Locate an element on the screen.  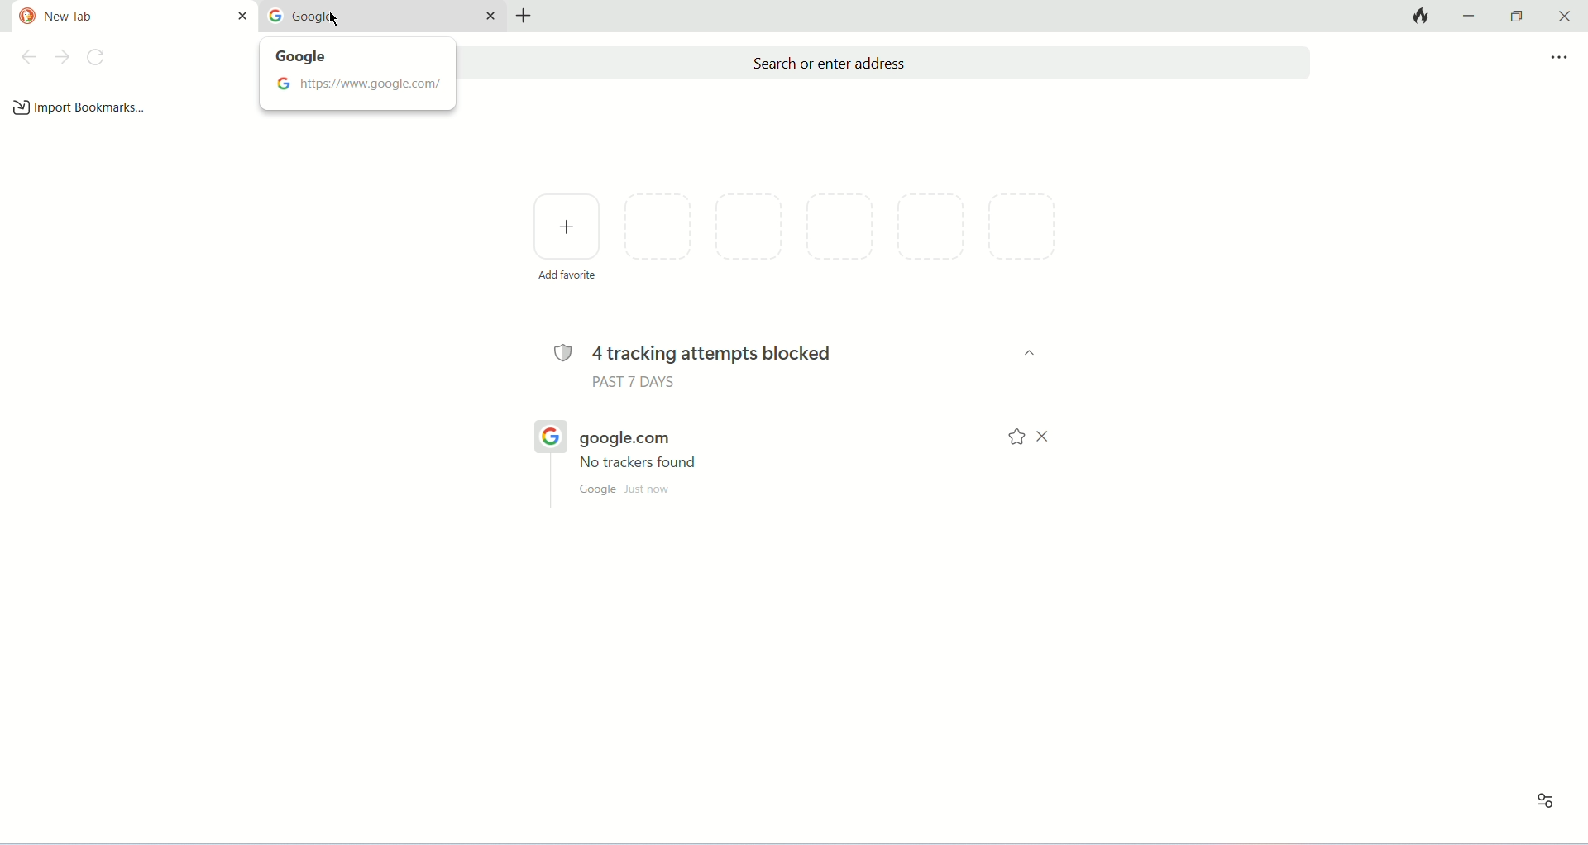
bookmark is located at coordinates (1015, 439).